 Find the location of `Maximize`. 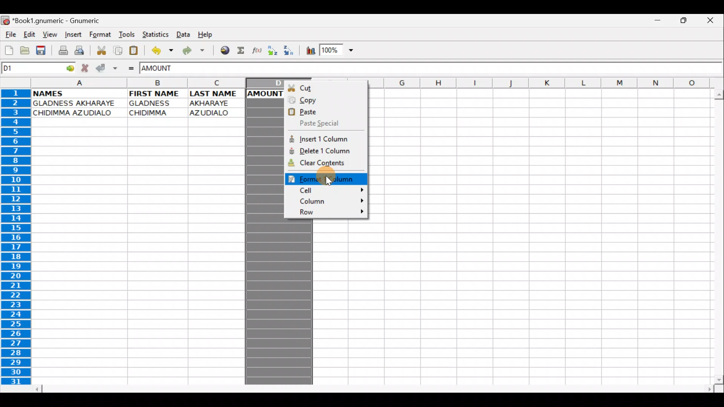

Maximize is located at coordinates (684, 22).